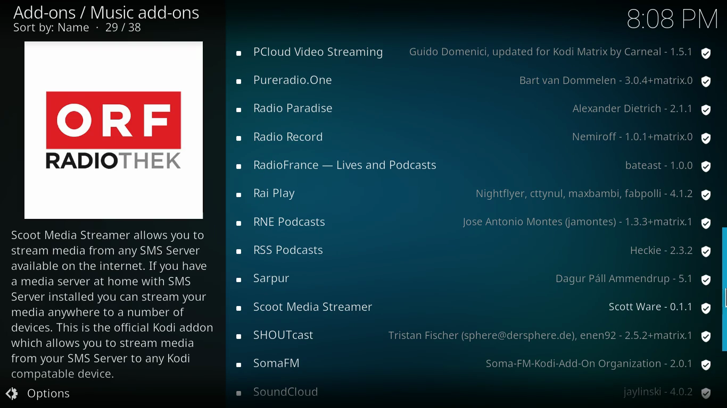 The width and height of the screenshot is (727, 408). What do you see at coordinates (592, 193) in the screenshot?
I see `provider` at bounding box center [592, 193].